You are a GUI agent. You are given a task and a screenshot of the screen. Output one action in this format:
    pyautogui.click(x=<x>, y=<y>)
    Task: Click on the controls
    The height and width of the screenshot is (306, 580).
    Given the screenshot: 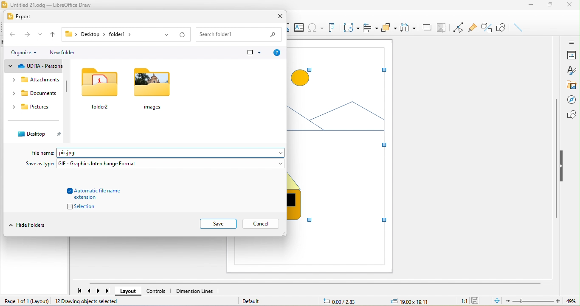 What is the action you would take?
    pyautogui.click(x=156, y=291)
    